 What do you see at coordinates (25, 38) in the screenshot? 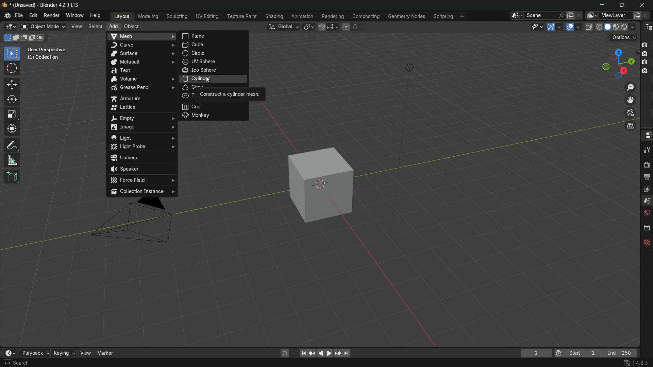
I see `subtract existing selection` at bounding box center [25, 38].